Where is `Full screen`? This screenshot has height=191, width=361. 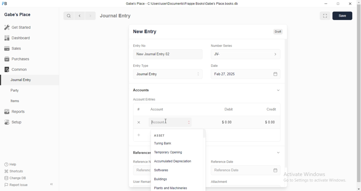 Full screen is located at coordinates (337, 4).